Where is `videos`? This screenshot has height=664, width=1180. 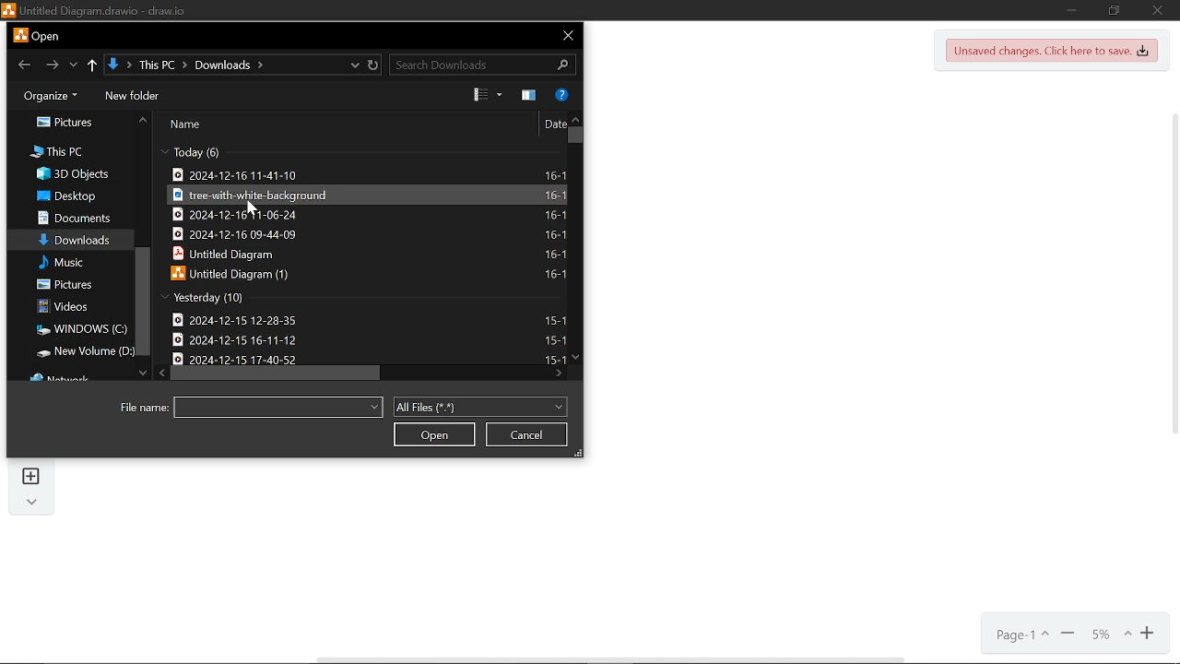 videos is located at coordinates (63, 306).